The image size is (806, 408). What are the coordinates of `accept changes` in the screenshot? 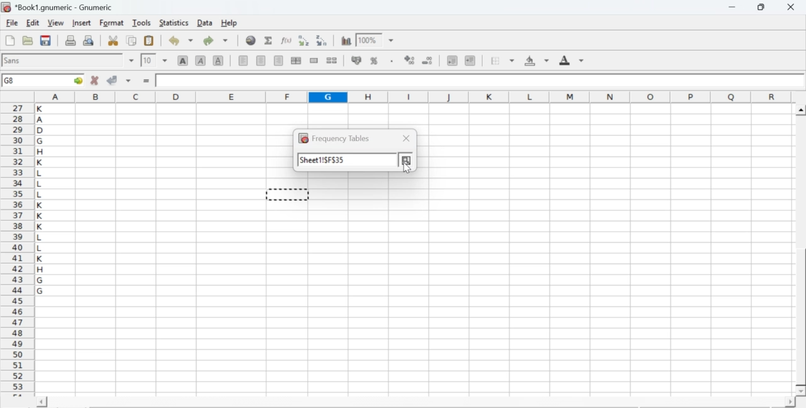 It's located at (113, 79).